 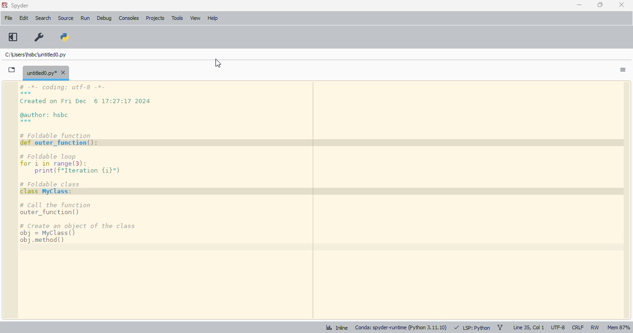 What do you see at coordinates (8, 18) in the screenshot?
I see `file` at bounding box center [8, 18].